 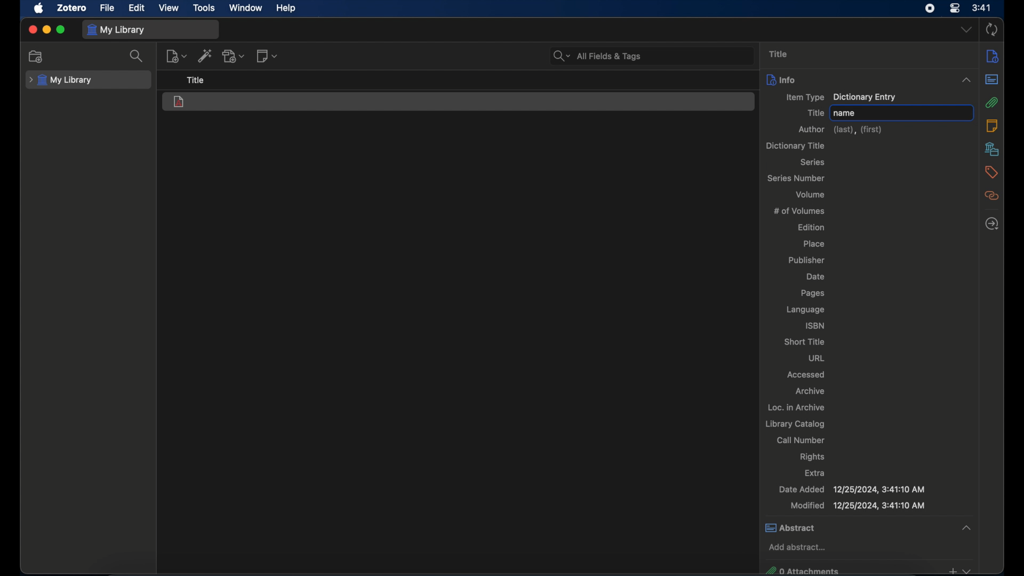 What do you see at coordinates (176, 55) in the screenshot?
I see `new item` at bounding box center [176, 55].